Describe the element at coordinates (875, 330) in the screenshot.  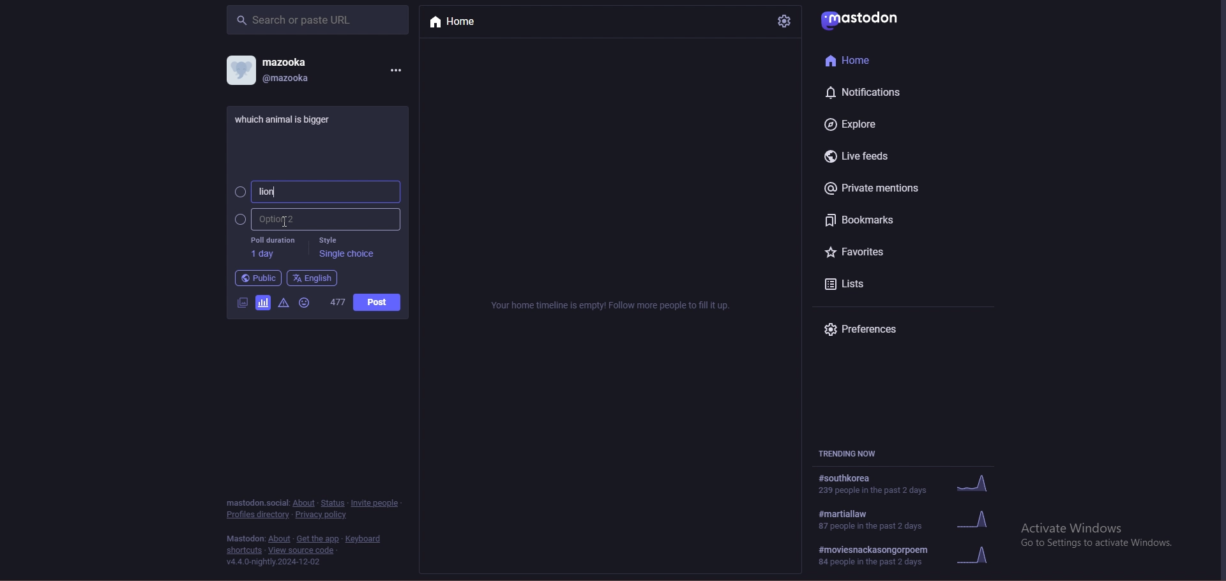
I see `preferences` at that location.